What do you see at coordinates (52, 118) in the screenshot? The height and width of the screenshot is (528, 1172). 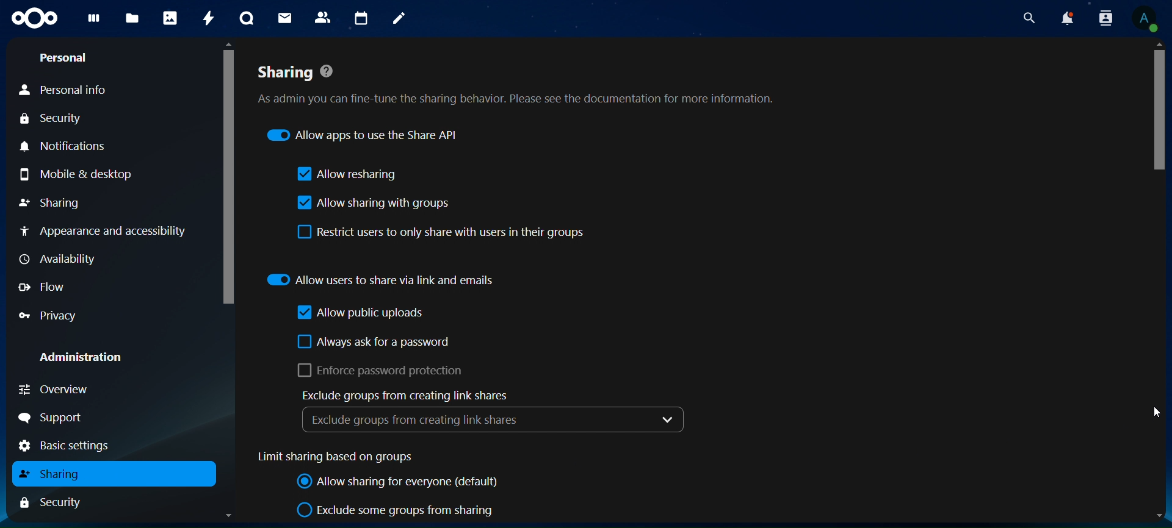 I see `security` at bounding box center [52, 118].